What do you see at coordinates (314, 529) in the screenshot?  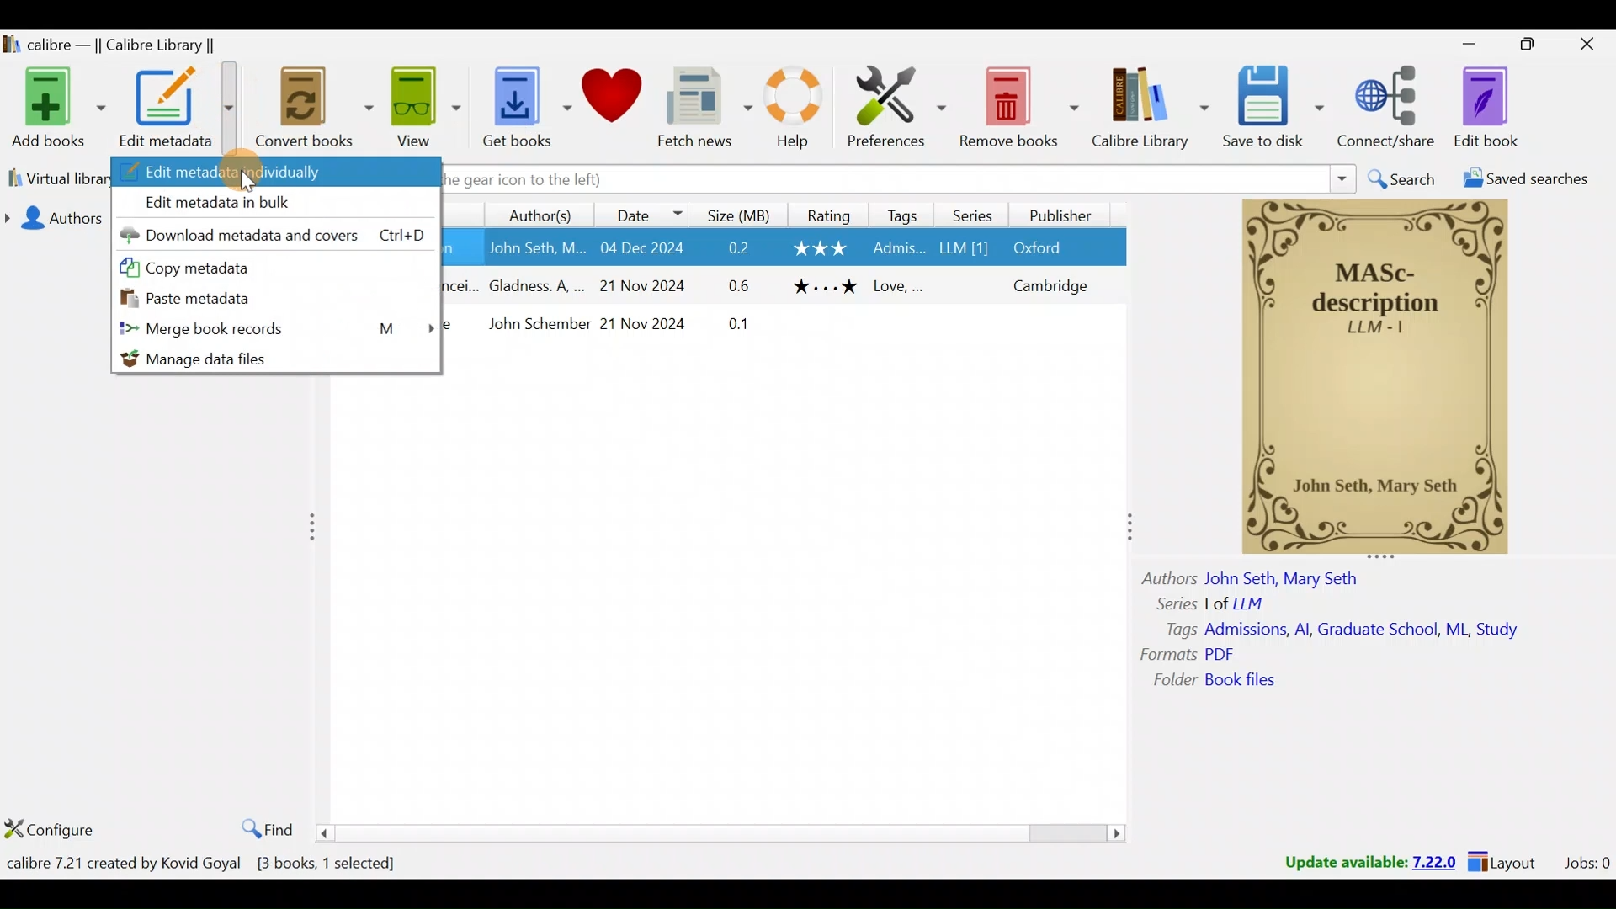 I see `` at bounding box center [314, 529].